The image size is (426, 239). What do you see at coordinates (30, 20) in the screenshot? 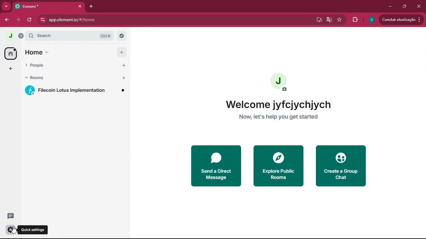
I see `refresh` at bounding box center [30, 20].